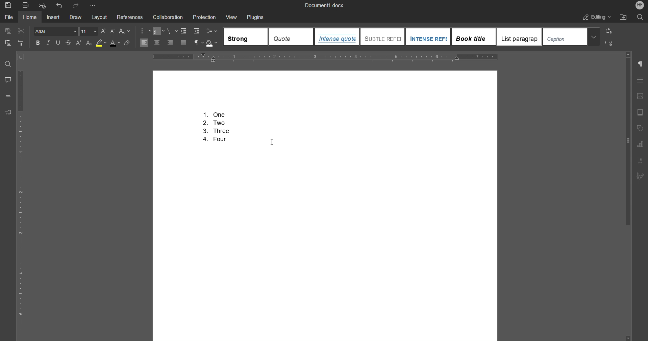 The width and height of the screenshot is (648, 341). What do you see at coordinates (184, 31) in the screenshot?
I see `Decrease Indent` at bounding box center [184, 31].